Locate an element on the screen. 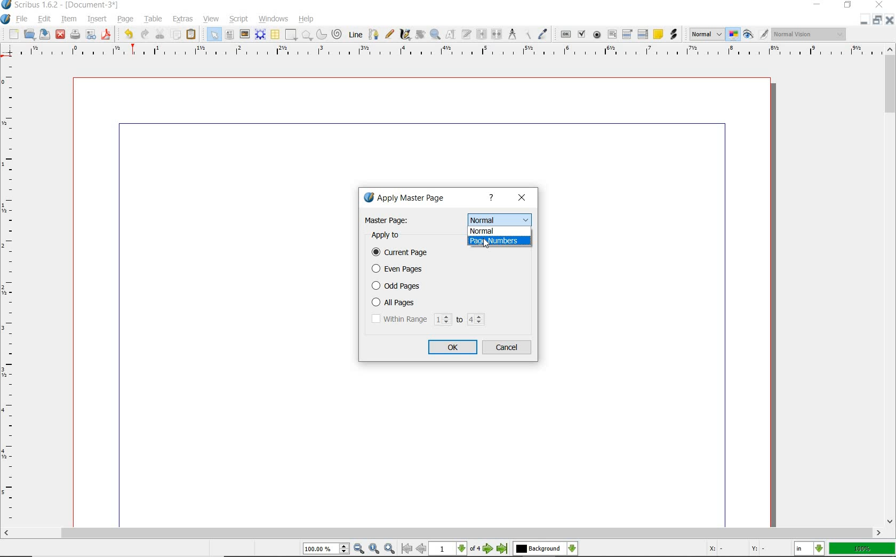 The width and height of the screenshot is (896, 557). Minimize is located at coordinates (877, 21).